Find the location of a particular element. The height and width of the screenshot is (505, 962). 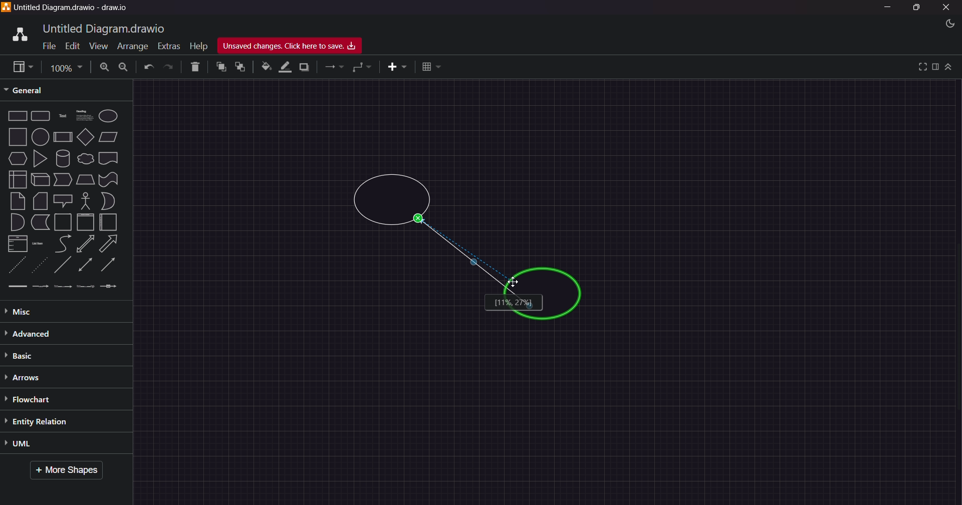

logo is located at coordinates (18, 33).